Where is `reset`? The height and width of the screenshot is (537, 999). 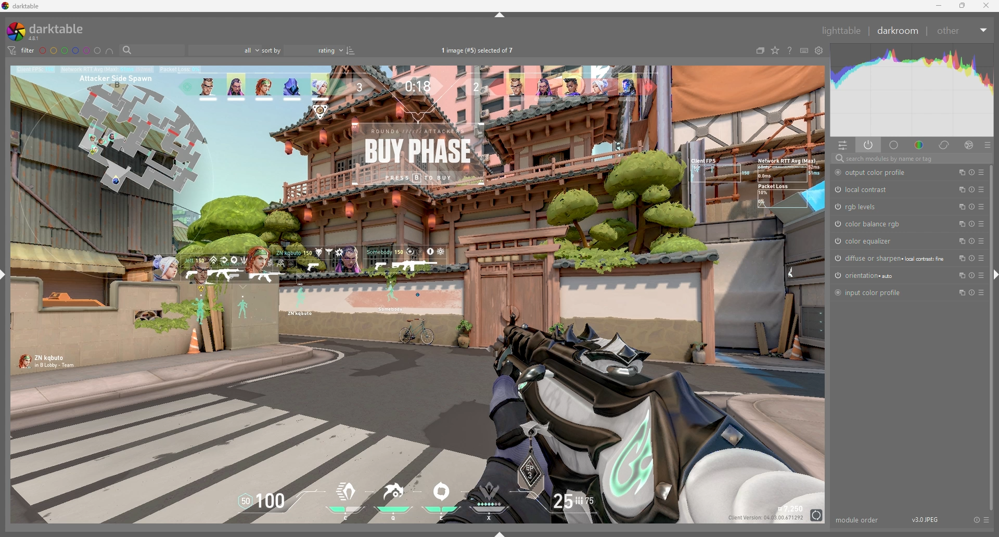
reset is located at coordinates (971, 259).